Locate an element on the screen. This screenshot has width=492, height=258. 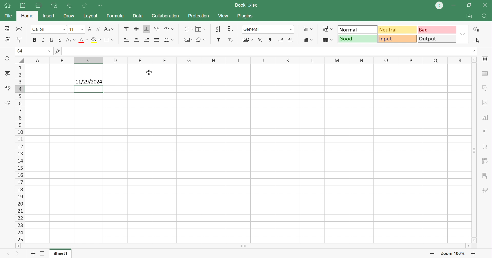
selected cells is located at coordinates (89, 89).